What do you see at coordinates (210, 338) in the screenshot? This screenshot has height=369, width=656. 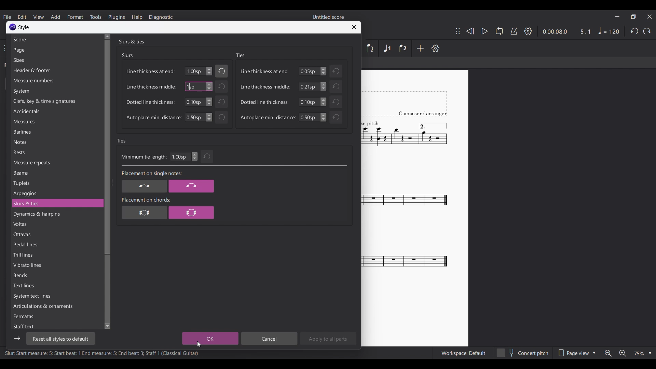 I see `OK` at bounding box center [210, 338].